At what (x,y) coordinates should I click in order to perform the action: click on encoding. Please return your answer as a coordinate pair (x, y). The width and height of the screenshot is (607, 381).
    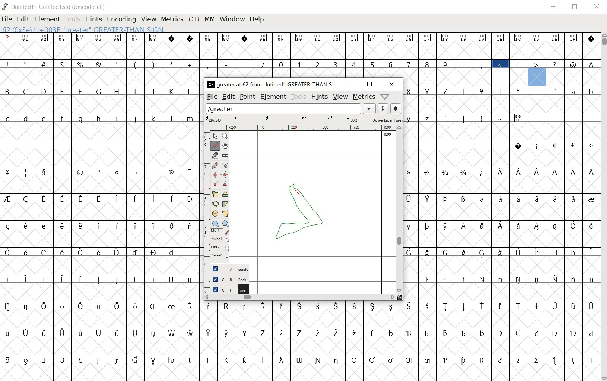
    Looking at the image, I should click on (121, 19).